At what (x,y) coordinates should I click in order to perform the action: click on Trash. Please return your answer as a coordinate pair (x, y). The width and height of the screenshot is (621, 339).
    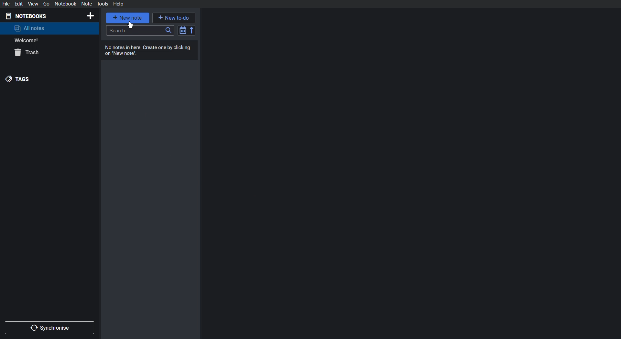
    Looking at the image, I should click on (28, 53).